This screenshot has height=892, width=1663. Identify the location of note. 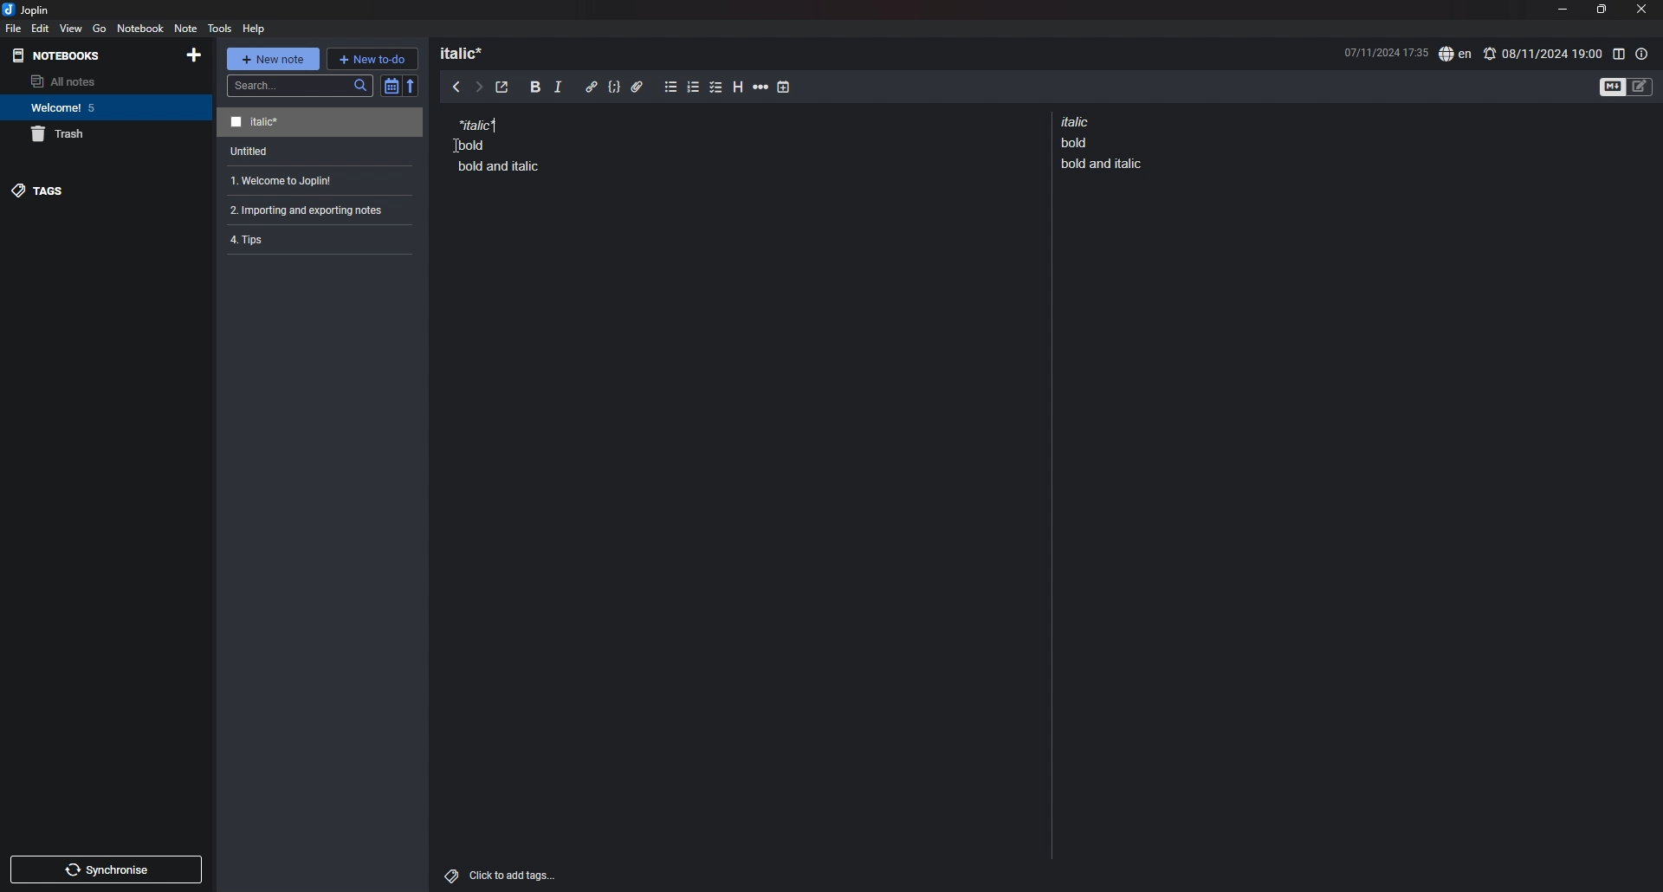
(499, 144).